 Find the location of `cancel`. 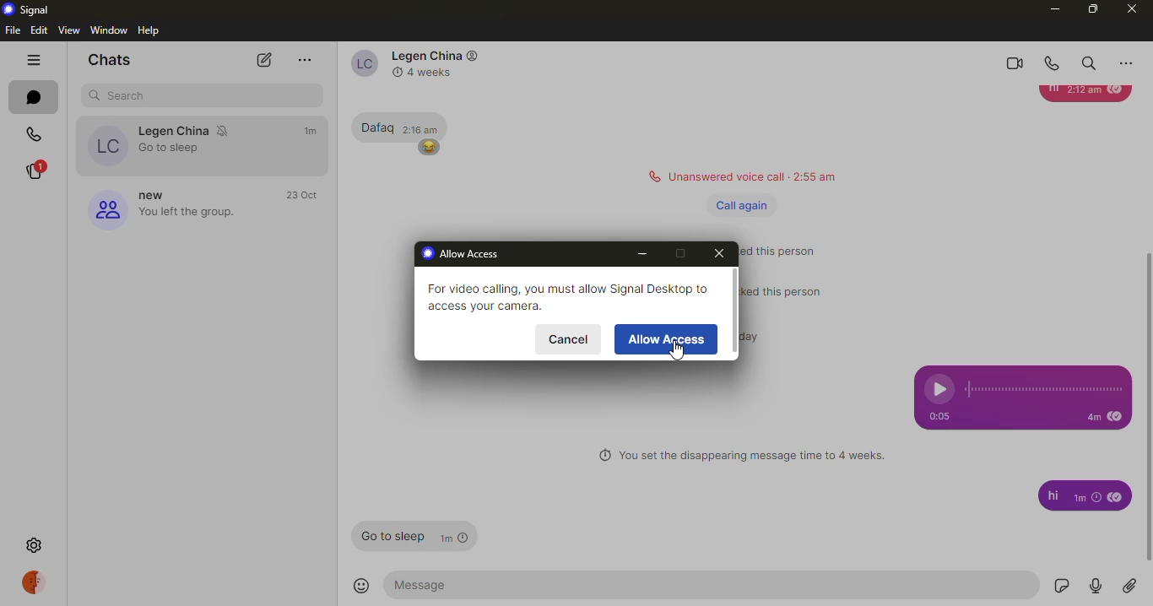

cancel is located at coordinates (568, 338).